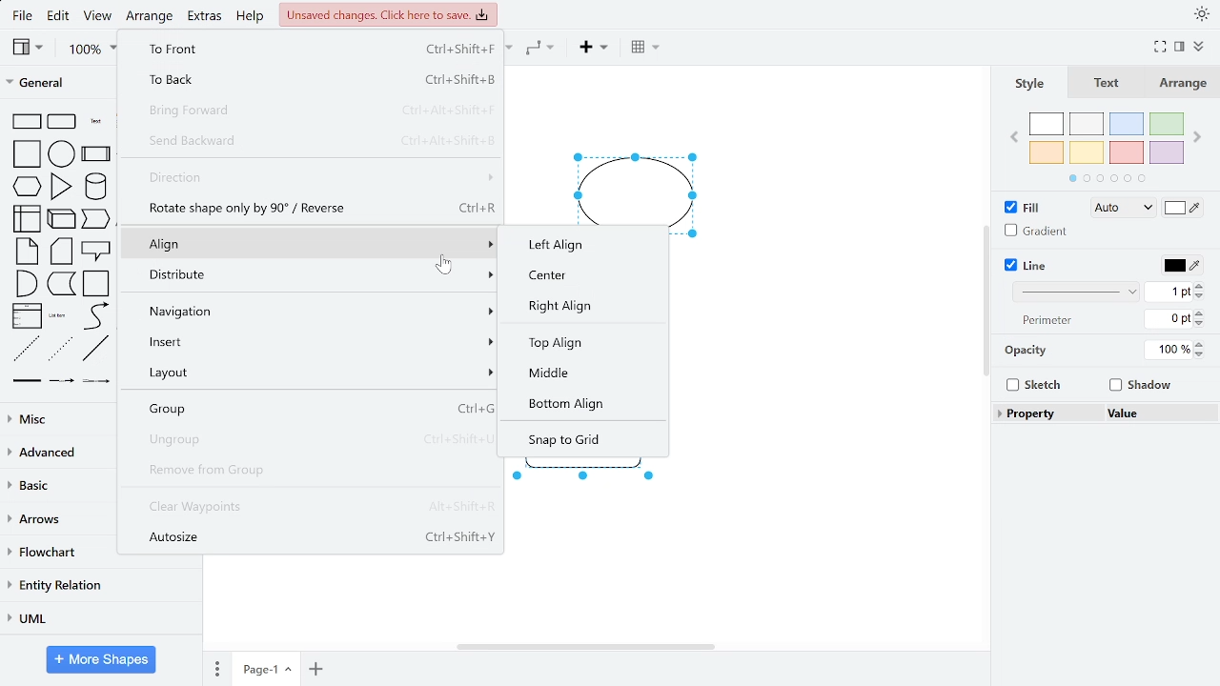  What do you see at coordinates (315, 536) in the screenshot?
I see `Autosize` at bounding box center [315, 536].